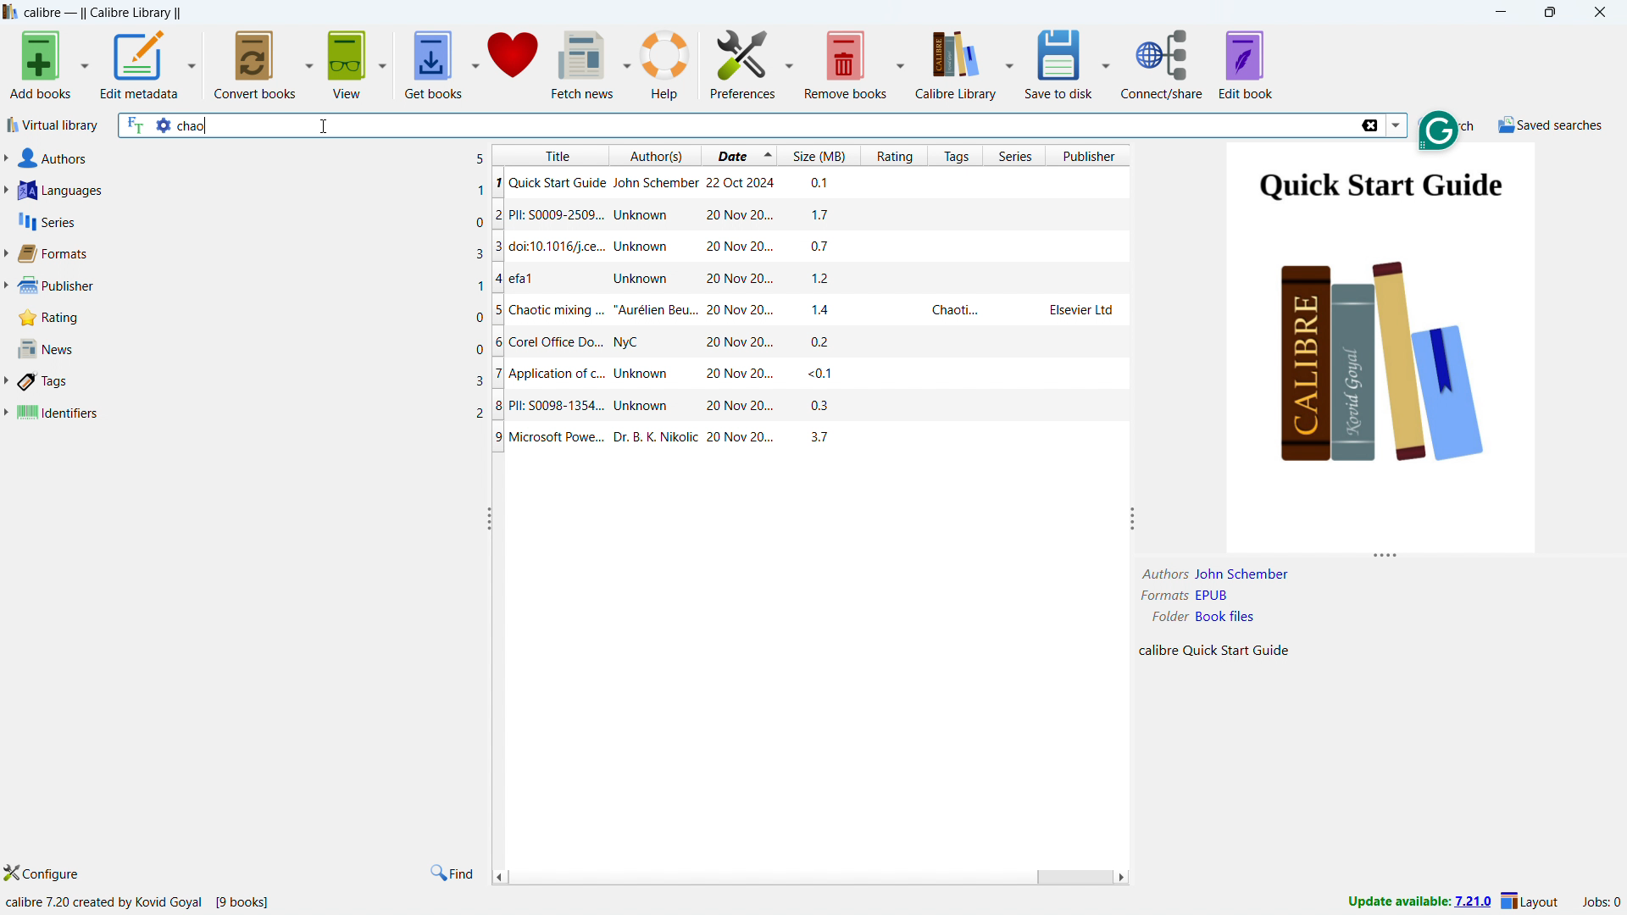 The width and height of the screenshot is (1627, 915). Describe the element at coordinates (1600, 11) in the screenshot. I see `close` at that location.